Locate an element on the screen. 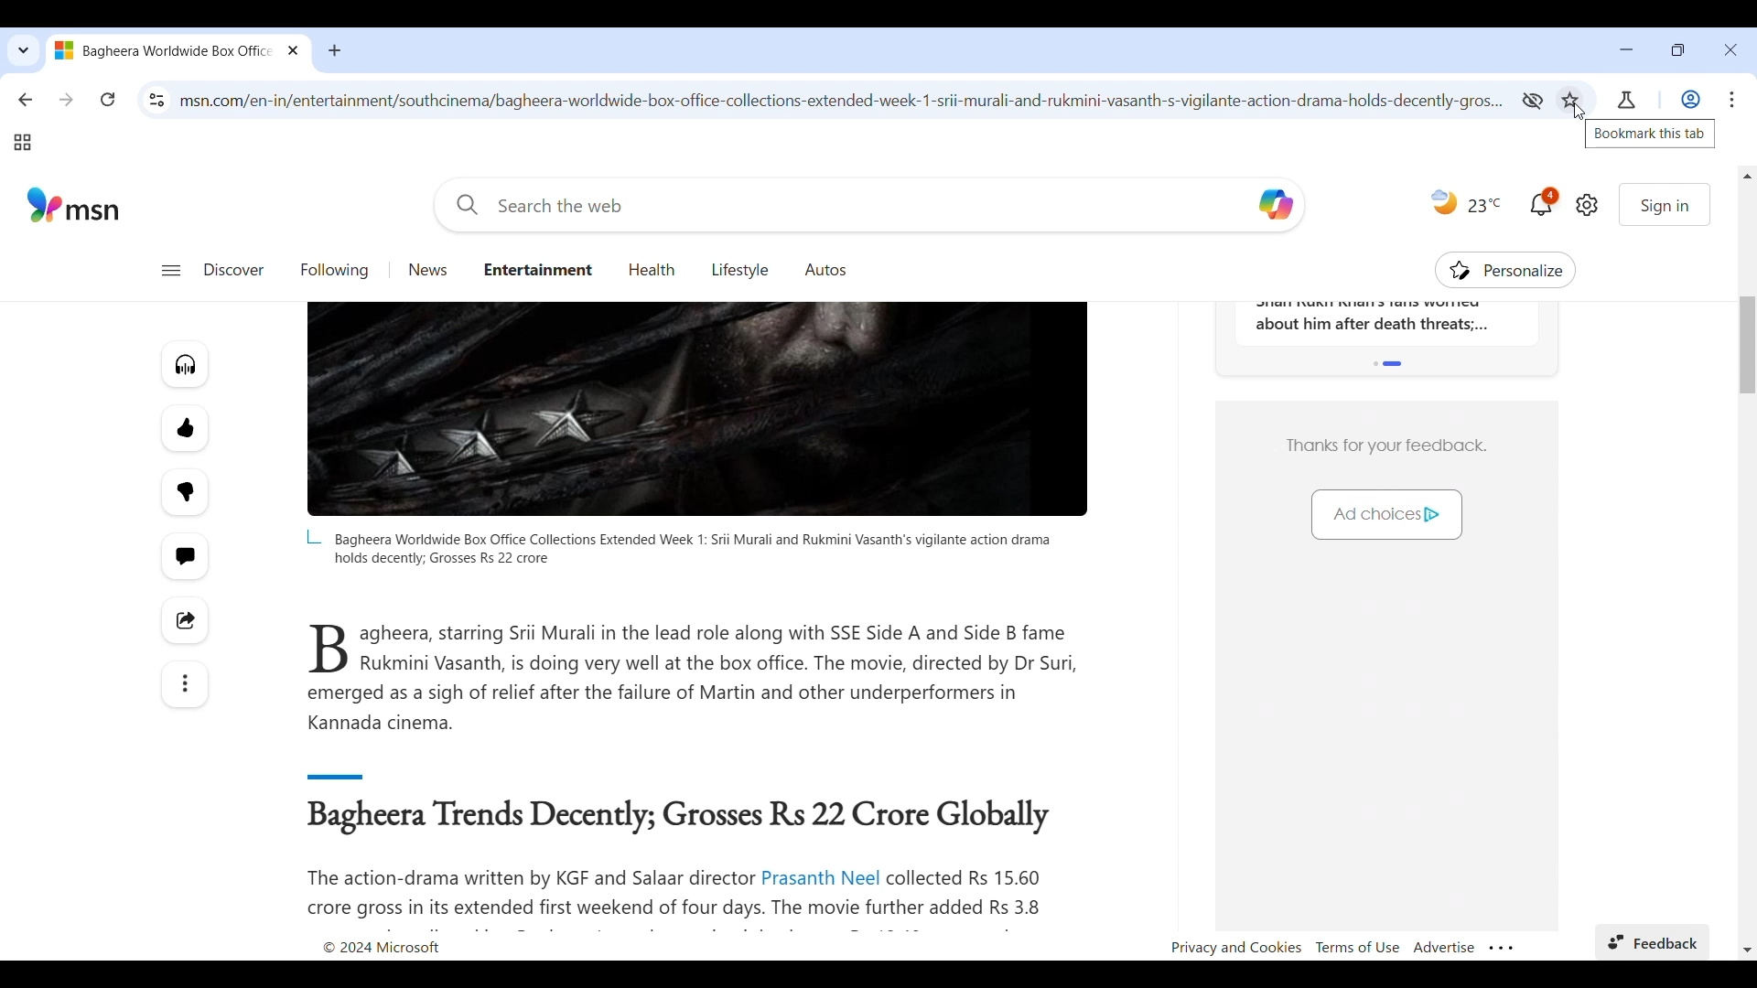 Image resolution: width=1757 pixels, height=988 pixels. Terms of use is located at coordinates (1358, 947).